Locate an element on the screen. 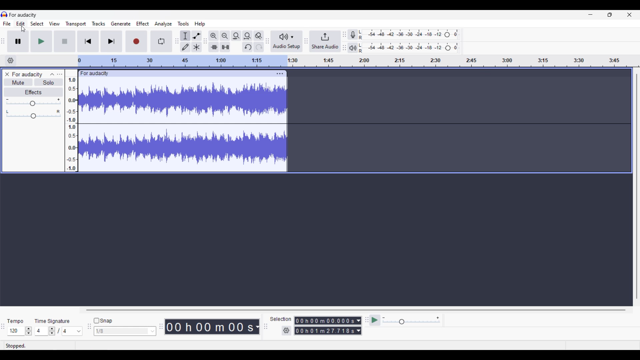 The height and width of the screenshot is (360, 640). Close track is located at coordinates (7, 74).